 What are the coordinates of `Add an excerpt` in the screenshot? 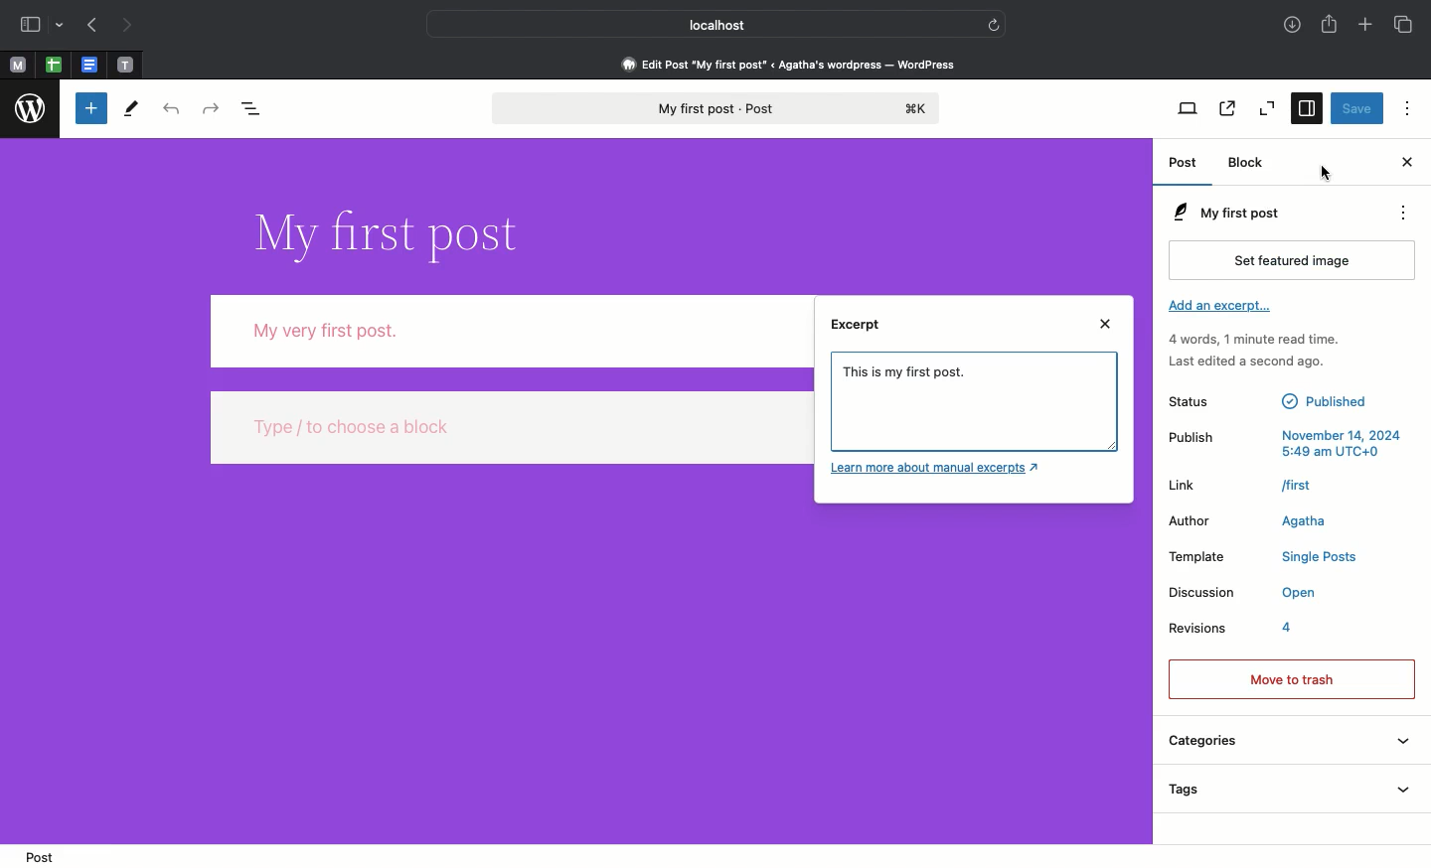 It's located at (1221, 310).